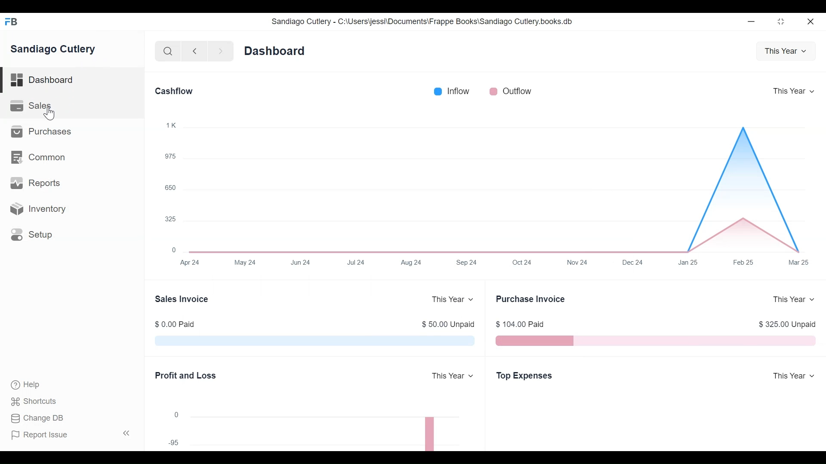 Image resolution: width=826 pixels, height=464 pixels. What do you see at coordinates (791, 375) in the screenshot?
I see `This Year` at bounding box center [791, 375].